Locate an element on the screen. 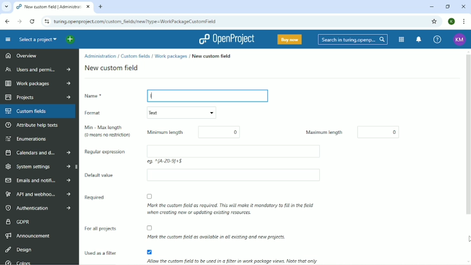  Format is located at coordinates (108, 113).